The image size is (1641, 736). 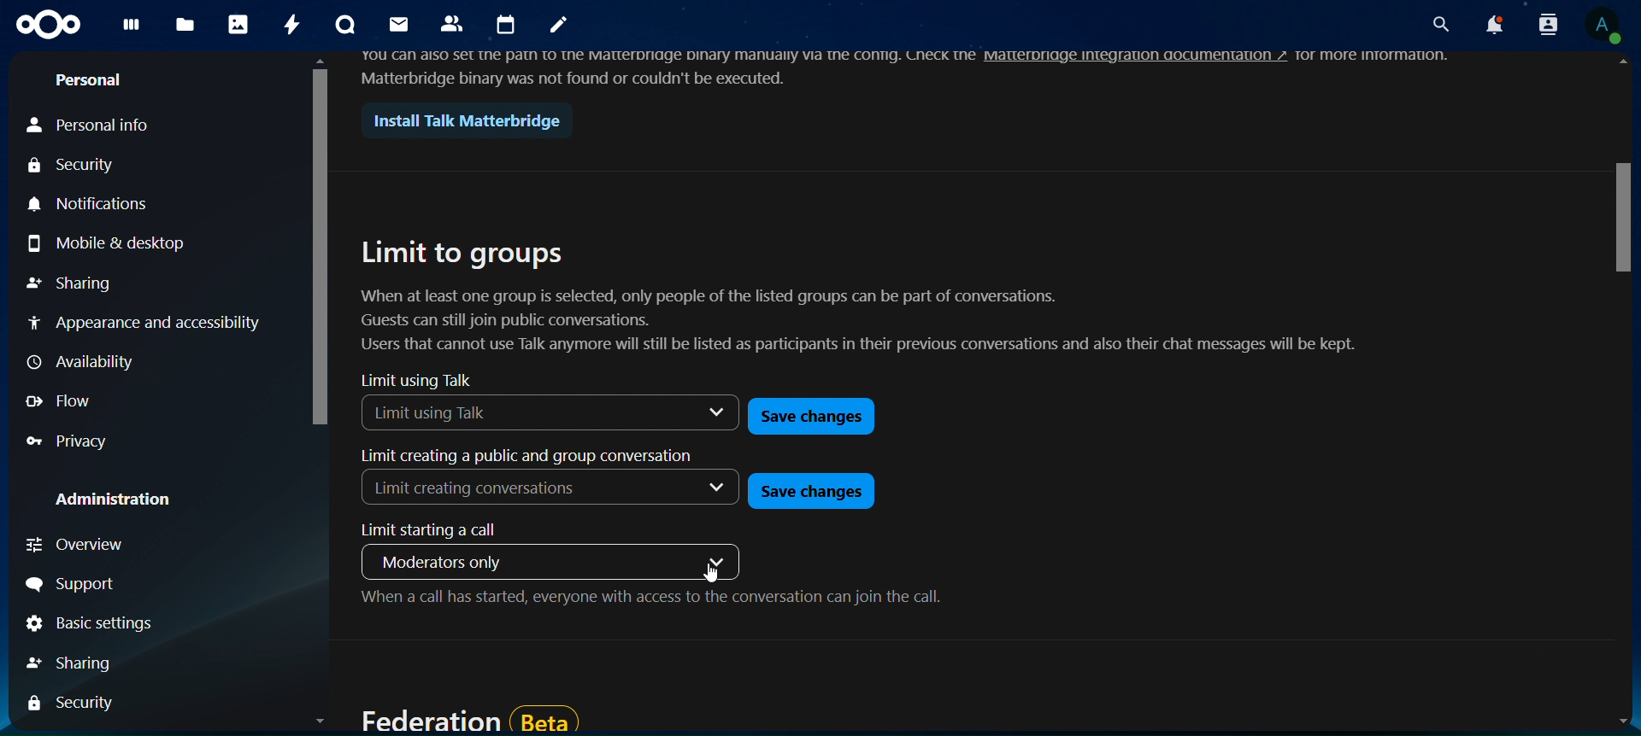 I want to click on limit starting a call, so click(x=440, y=530).